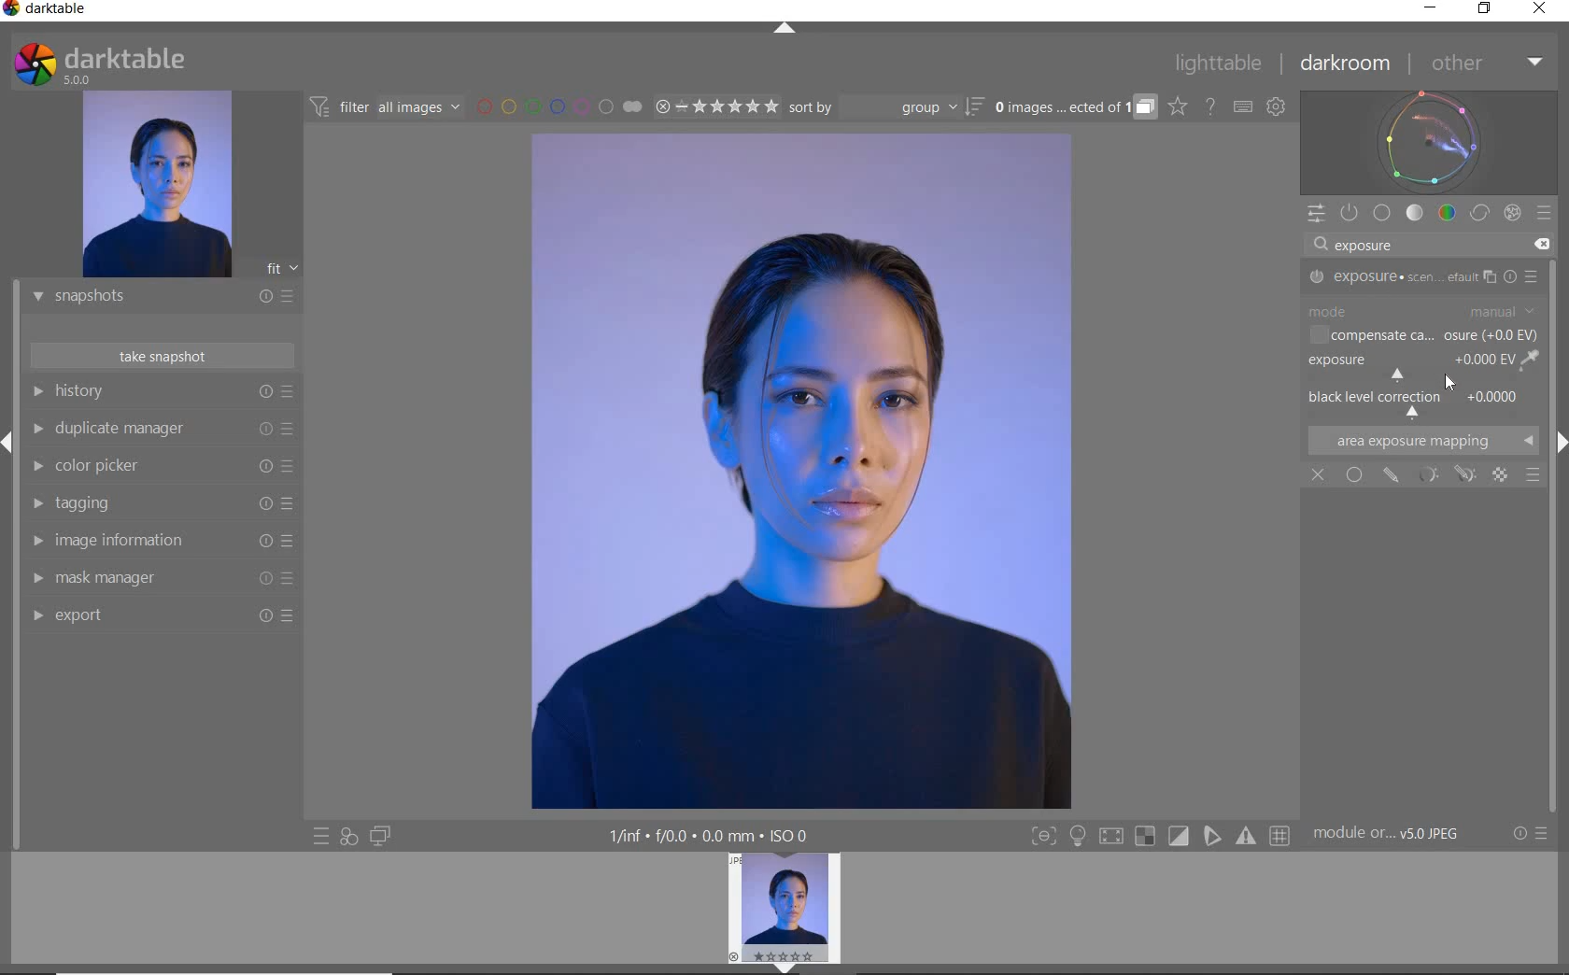 The image size is (1569, 975). What do you see at coordinates (1502, 476) in the screenshot?
I see `MASK OPTION` at bounding box center [1502, 476].